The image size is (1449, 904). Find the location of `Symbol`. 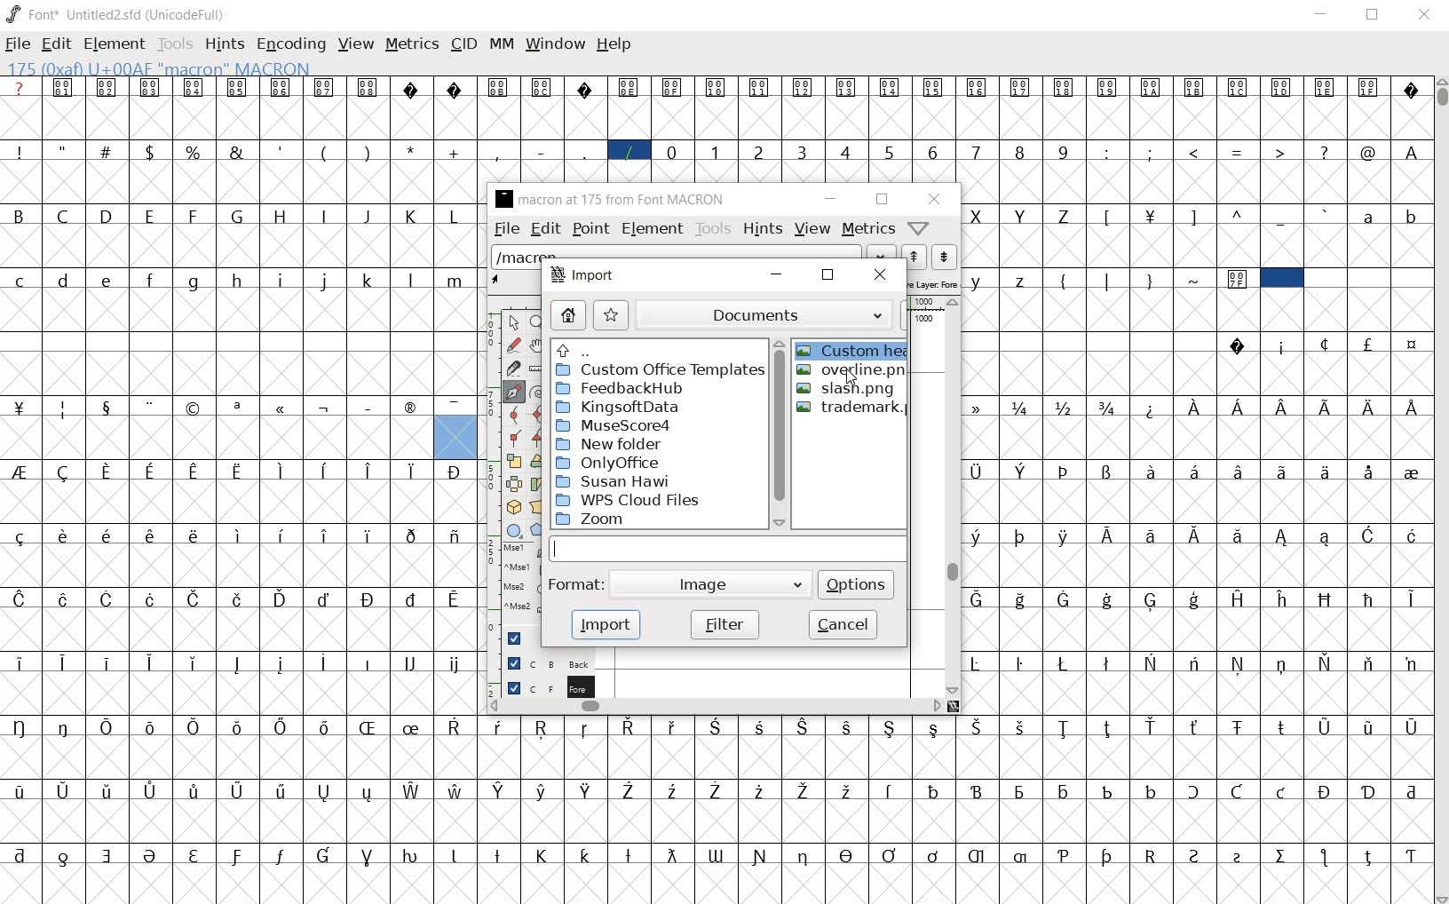

Symbol is located at coordinates (455, 472).